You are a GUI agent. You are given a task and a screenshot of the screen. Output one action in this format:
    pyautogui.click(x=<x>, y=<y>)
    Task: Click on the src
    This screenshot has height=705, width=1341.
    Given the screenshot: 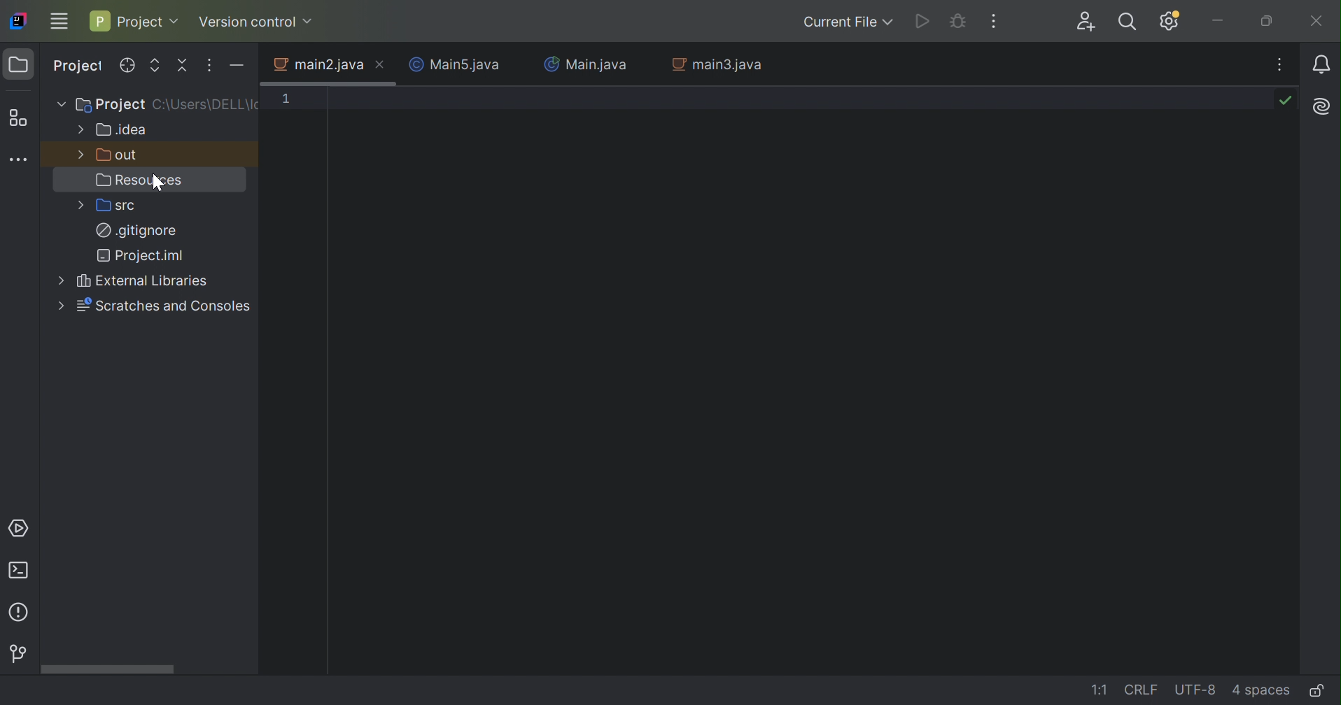 What is the action you would take?
    pyautogui.click(x=119, y=206)
    